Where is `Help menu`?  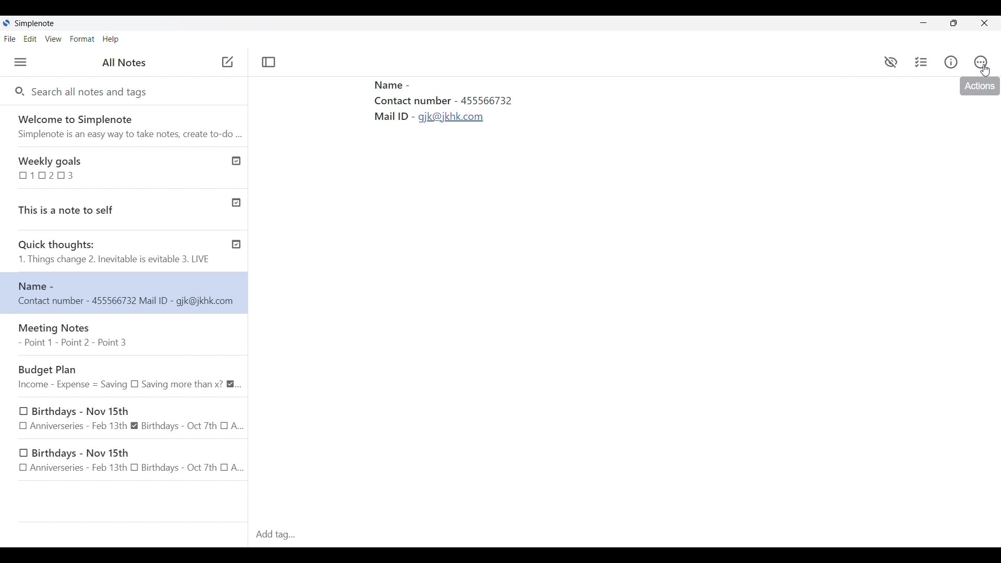
Help menu is located at coordinates (111, 39).